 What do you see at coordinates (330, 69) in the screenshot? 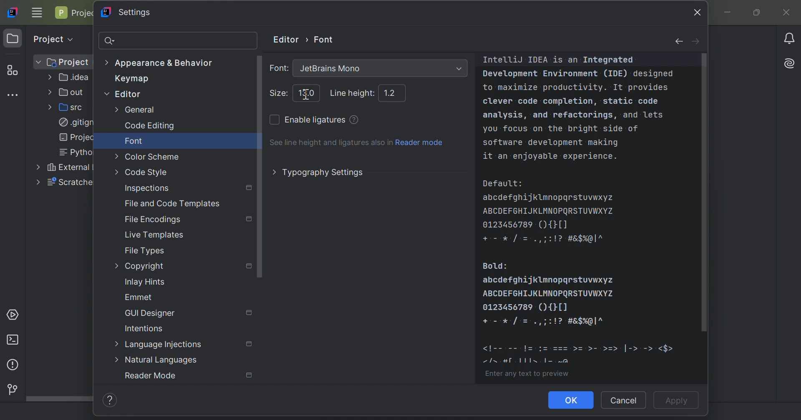
I see `Jetbrains Mono` at bounding box center [330, 69].